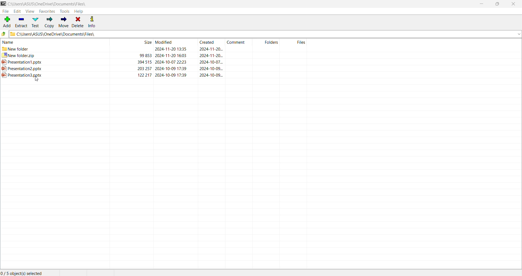 This screenshot has width=522, height=276. Describe the element at coordinates (7, 21) in the screenshot. I see `Add` at that location.